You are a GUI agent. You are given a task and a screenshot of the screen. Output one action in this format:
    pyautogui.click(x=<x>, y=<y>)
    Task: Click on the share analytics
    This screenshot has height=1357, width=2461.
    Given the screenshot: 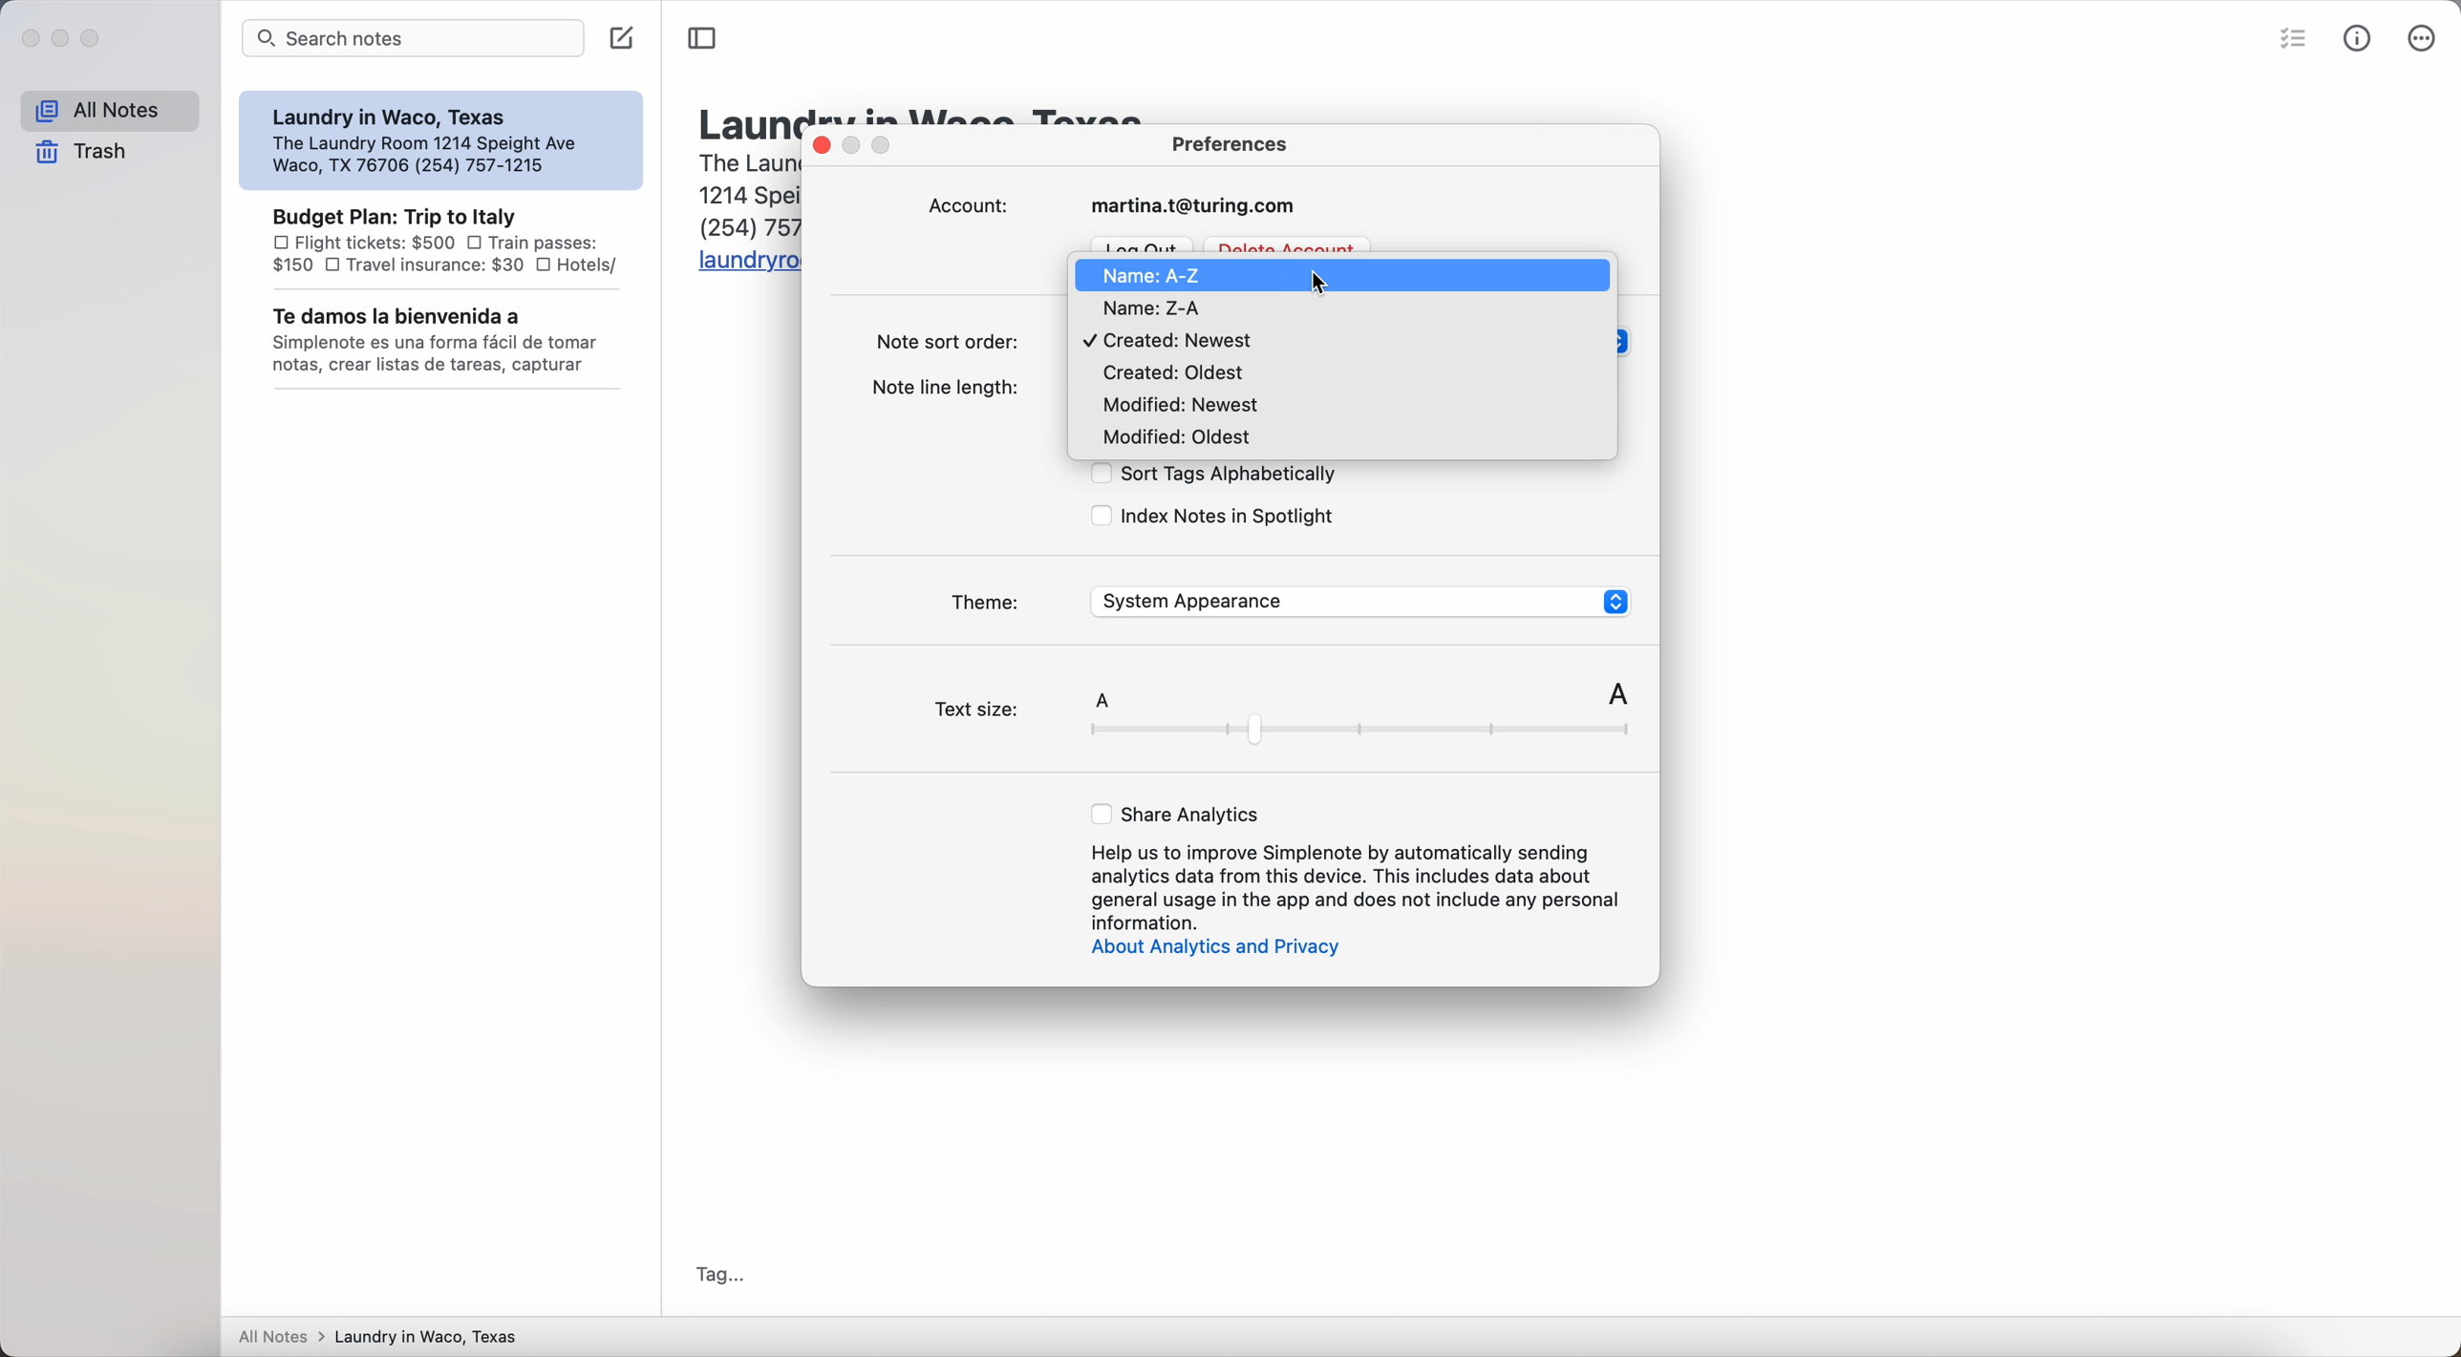 What is the action you would take?
    pyautogui.click(x=1178, y=815)
    